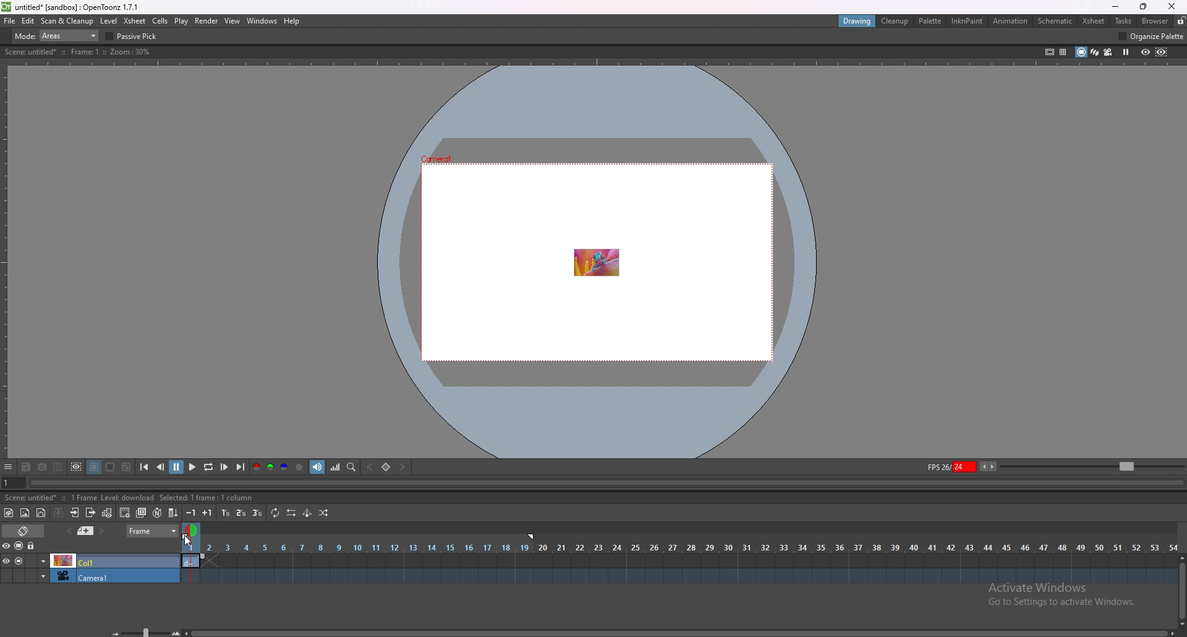  I want to click on open subsheet, so click(75, 513).